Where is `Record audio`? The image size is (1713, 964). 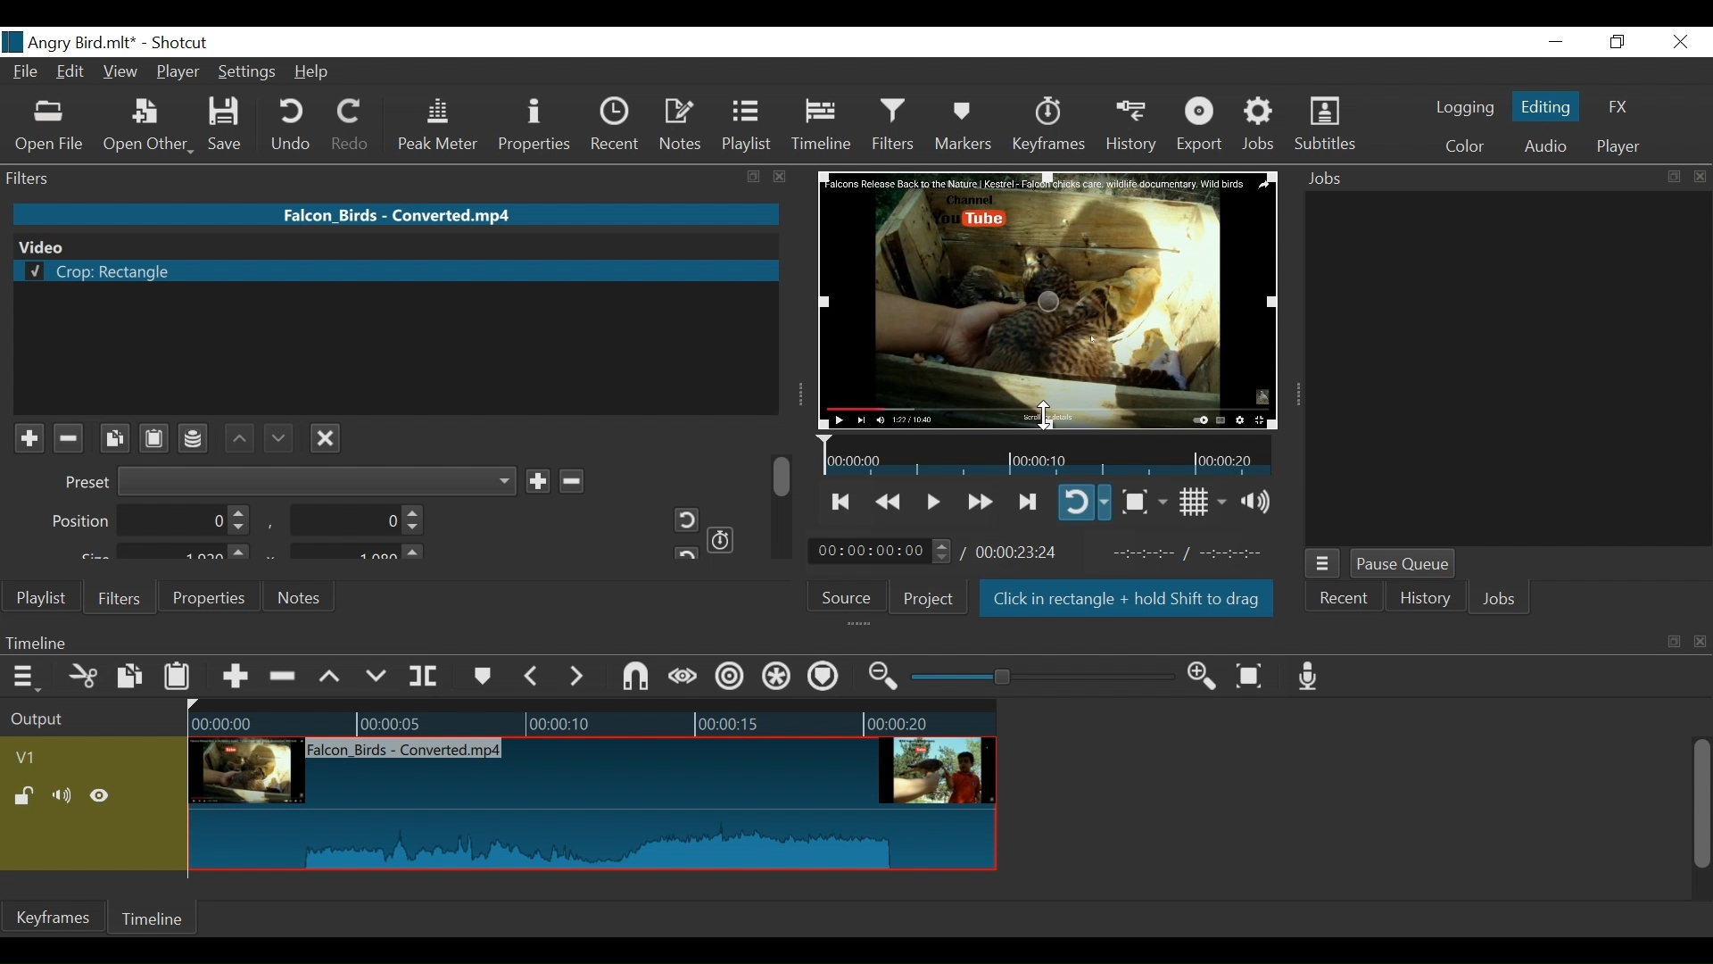 Record audio is located at coordinates (1309, 676).